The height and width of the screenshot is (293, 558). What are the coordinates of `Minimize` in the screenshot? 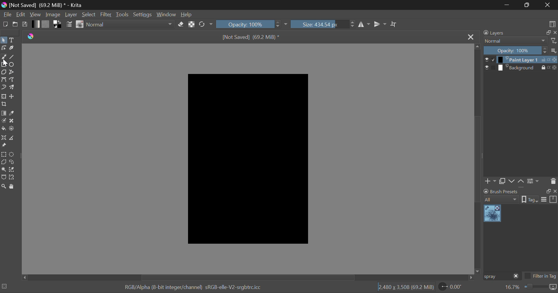 It's located at (528, 4).